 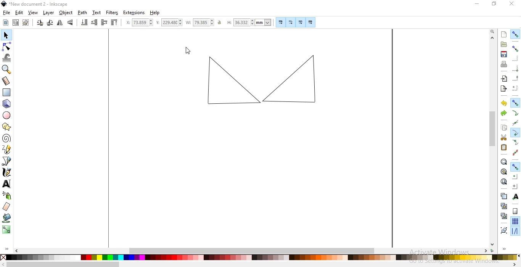 I want to click on view, so click(x=33, y=13).